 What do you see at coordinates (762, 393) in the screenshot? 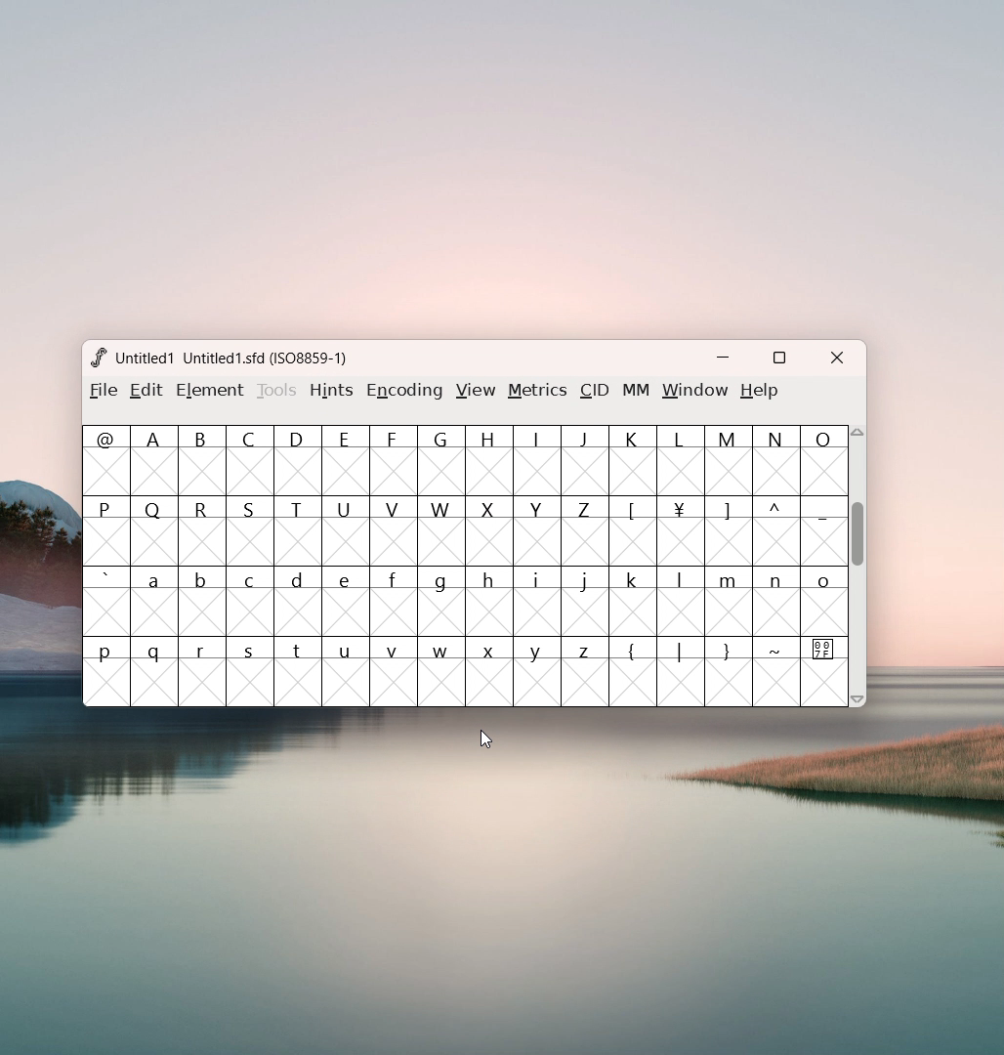
I see `help` at bounding box center [762, 393].